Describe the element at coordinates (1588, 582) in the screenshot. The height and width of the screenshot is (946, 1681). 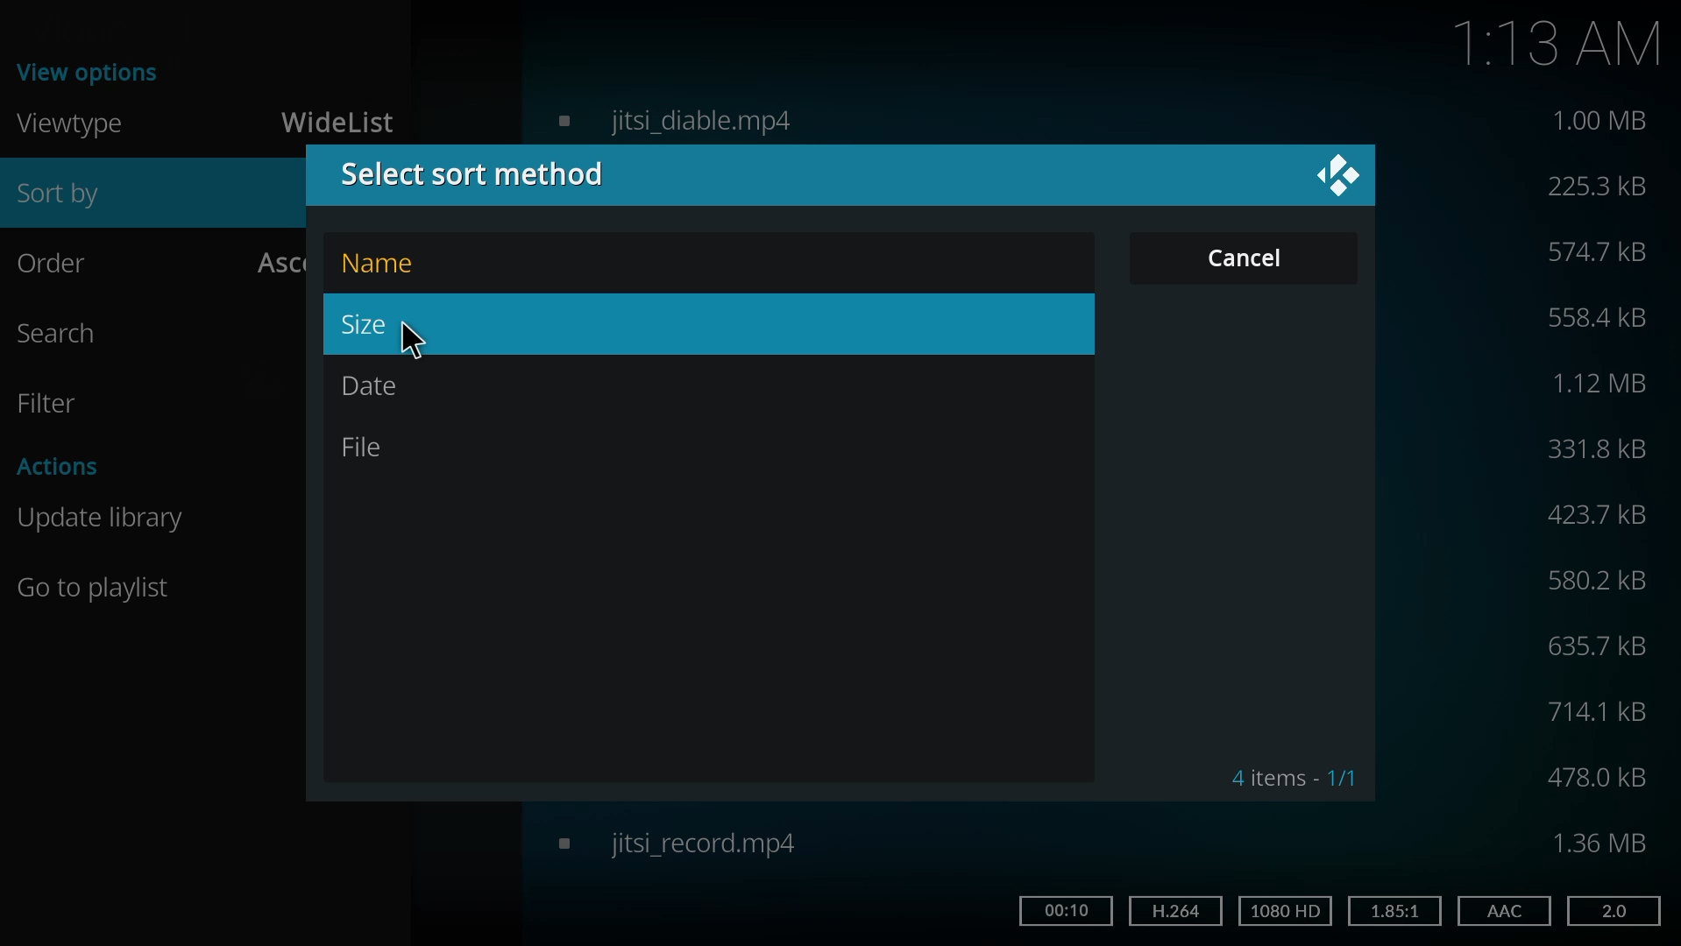
I see `size` at that location.